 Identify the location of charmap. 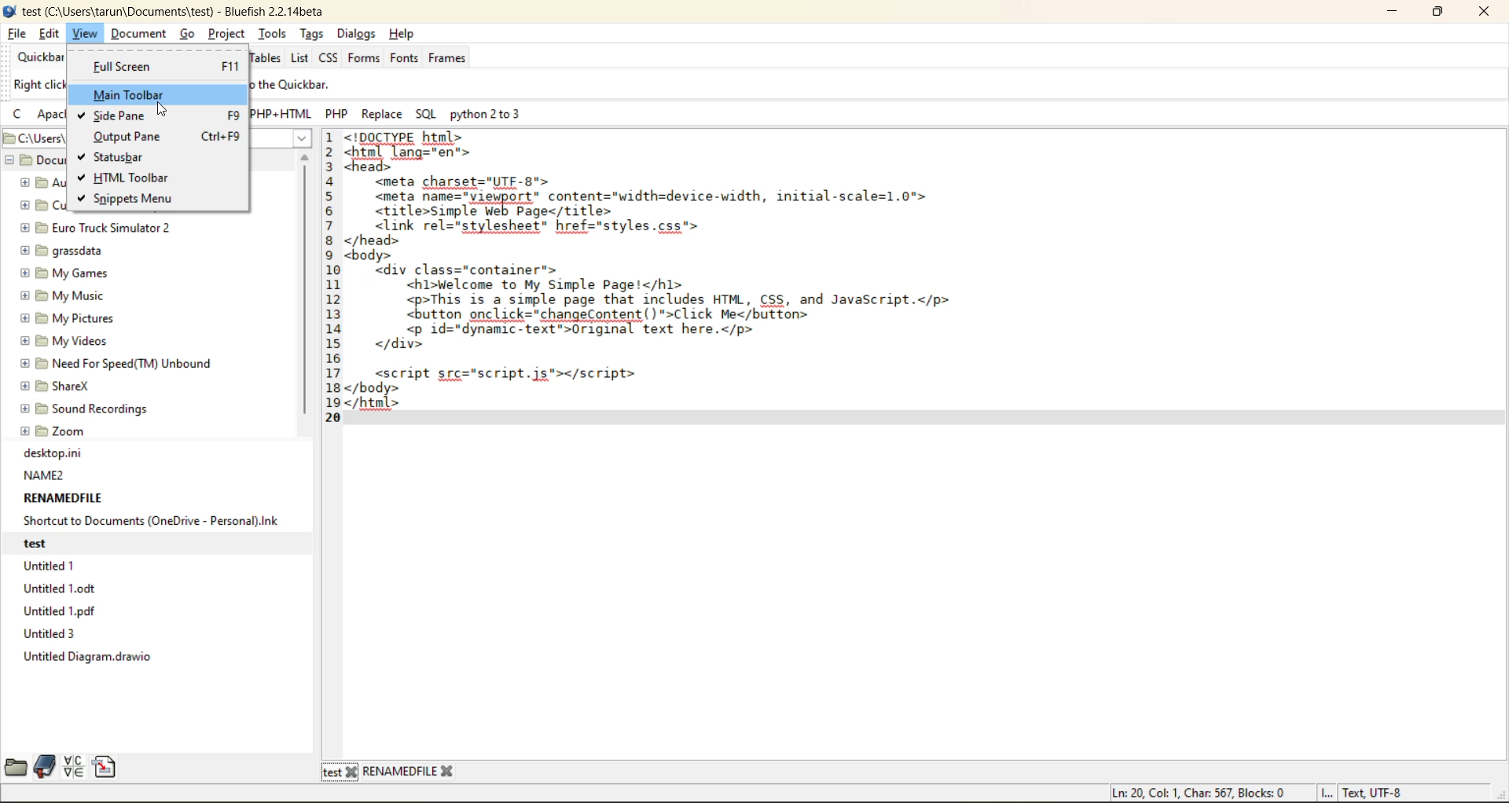
(73, 766).